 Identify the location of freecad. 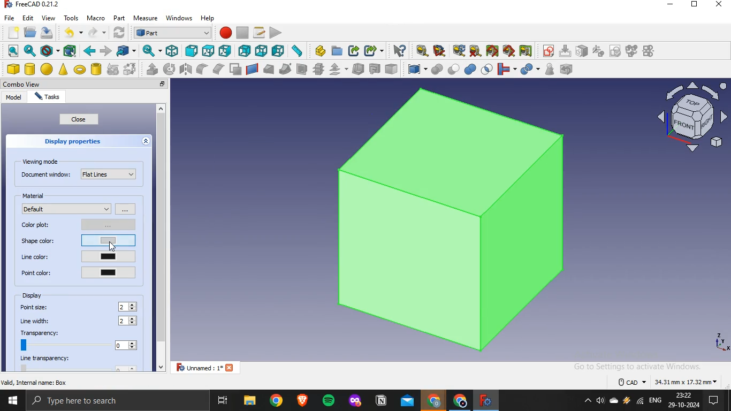
(484, 400).